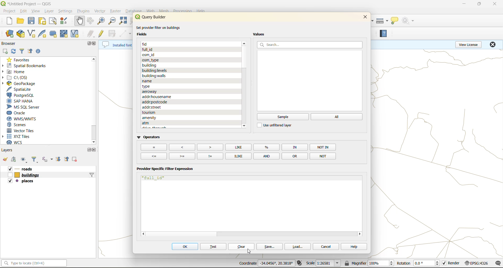  I want to click on opertators, so click(322, 156).